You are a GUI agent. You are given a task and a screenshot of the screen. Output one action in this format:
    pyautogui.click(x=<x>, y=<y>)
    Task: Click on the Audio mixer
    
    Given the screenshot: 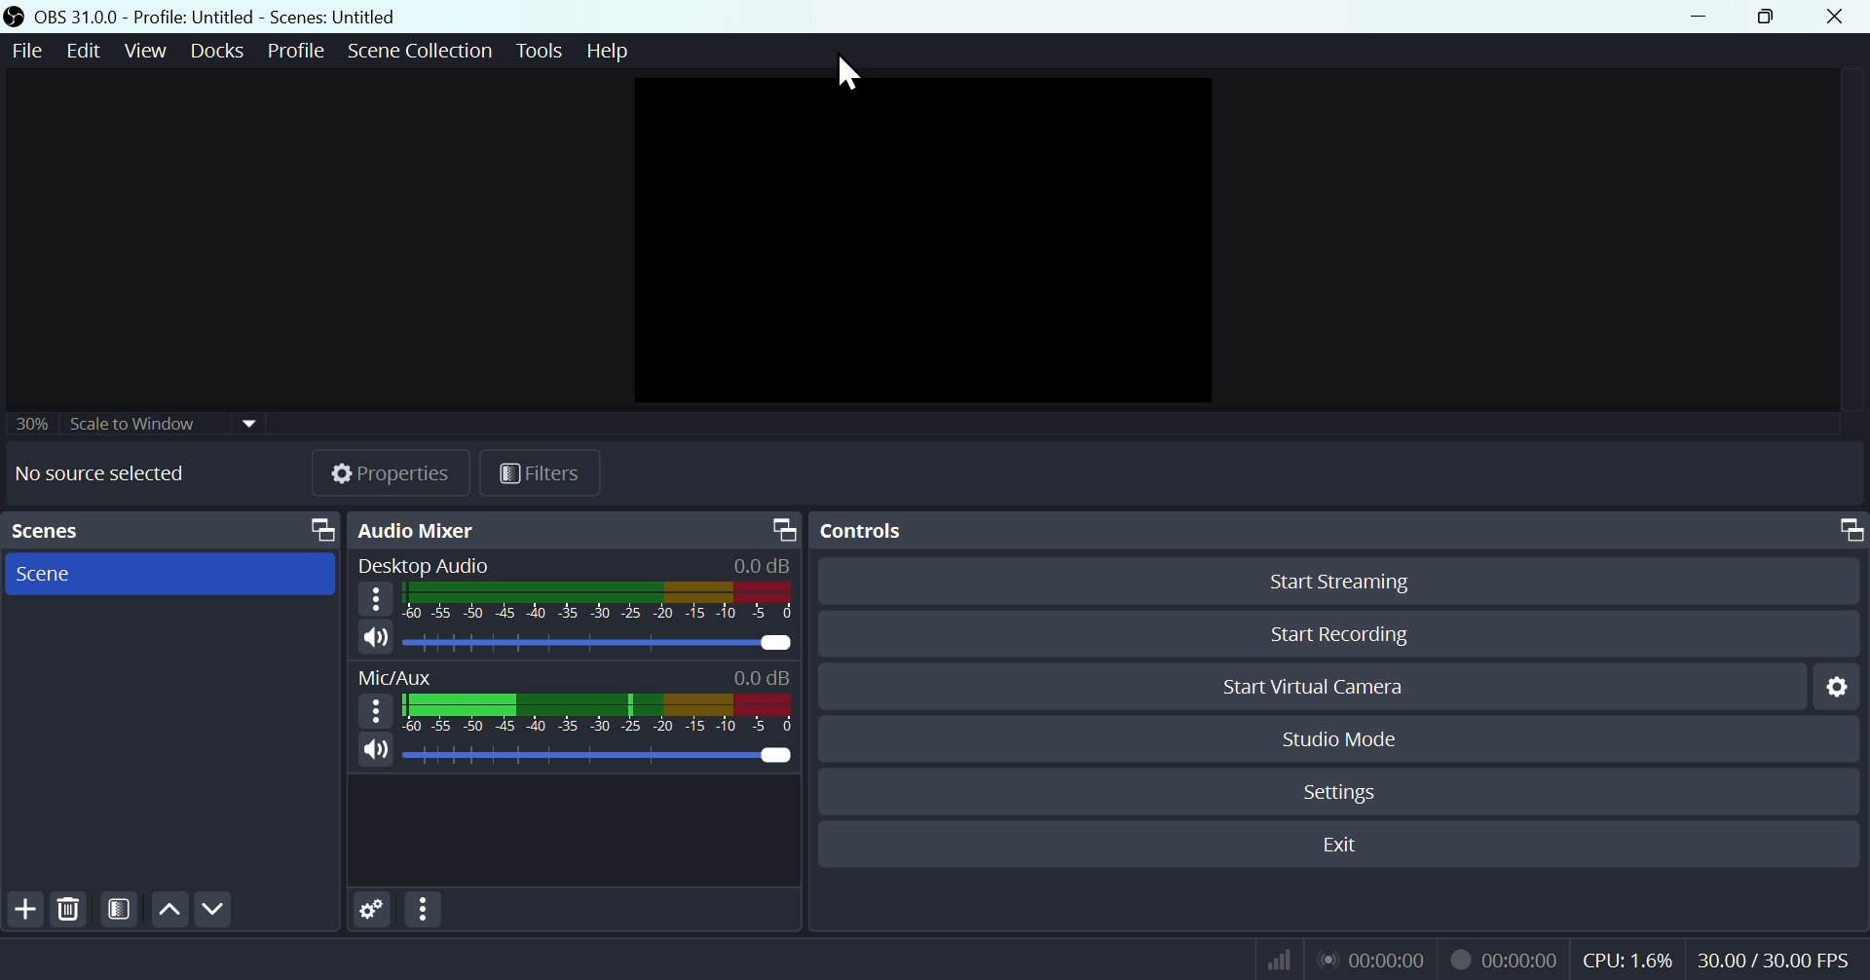 What is the action you would take?
    pyautogui.click(x=572, y=529)
    